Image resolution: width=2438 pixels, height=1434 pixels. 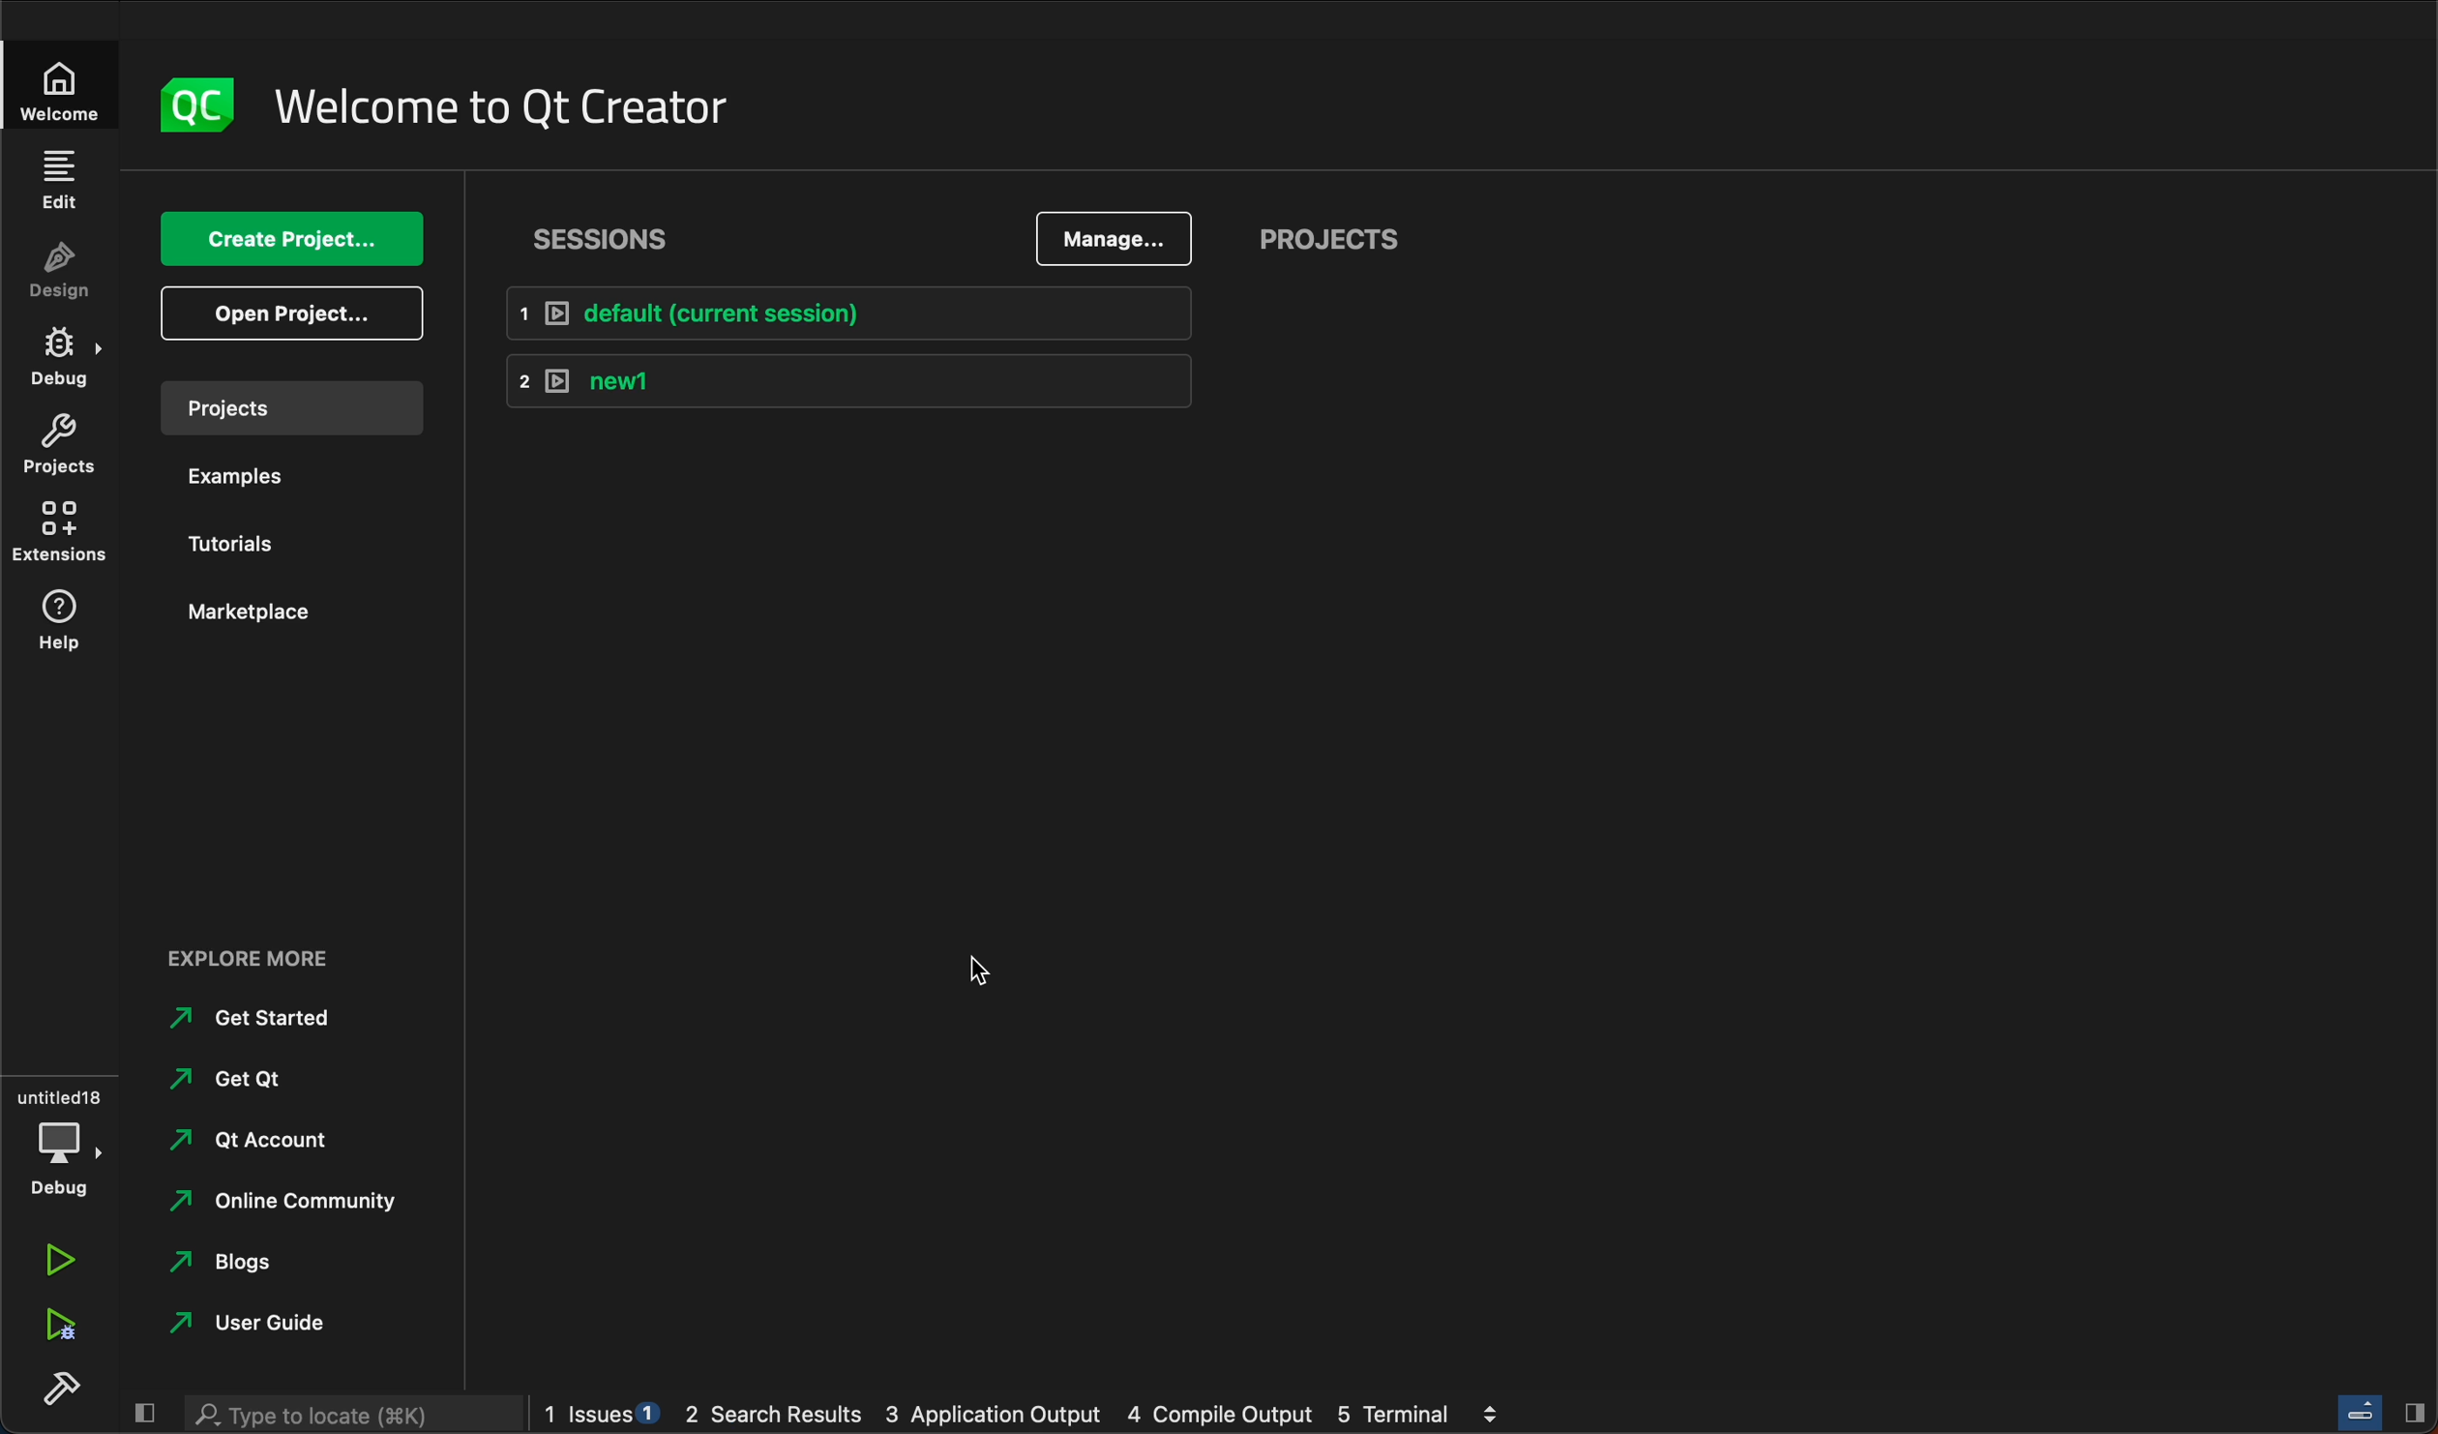 What do you see at coordinates (63, 444) in the screenshot?
I see `projects` at bounding box center [63, 444].